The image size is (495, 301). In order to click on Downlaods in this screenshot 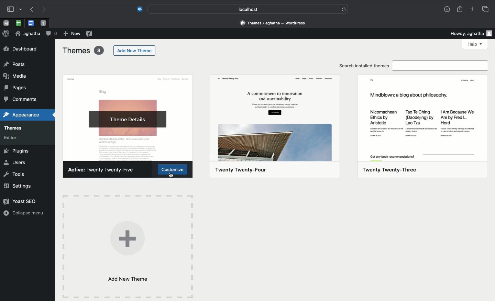, I will do `click(447, 10)`.